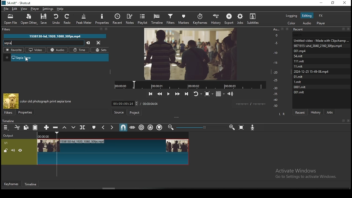  I want to click on videos, so click(35, 50).